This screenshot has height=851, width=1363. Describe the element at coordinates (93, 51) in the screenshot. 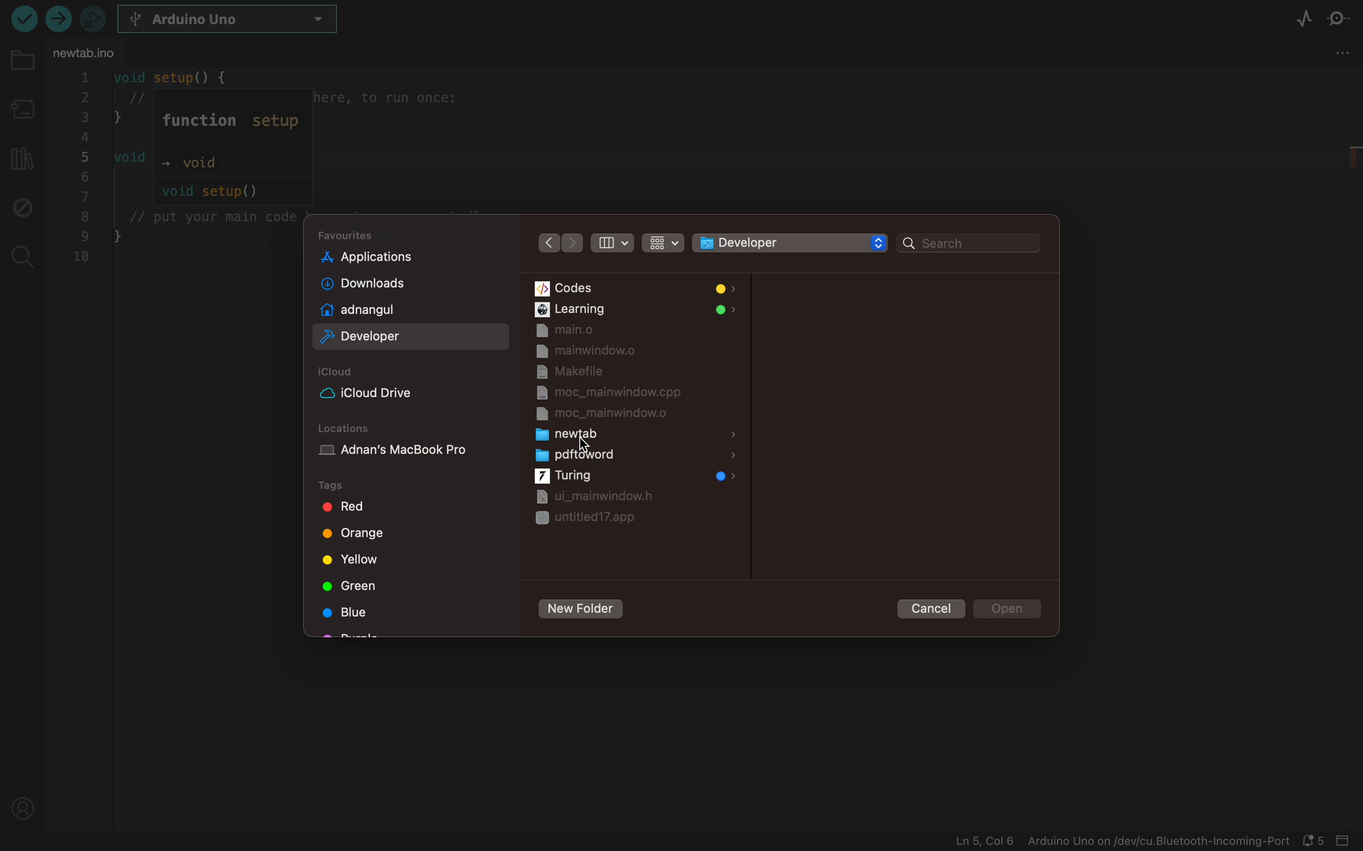

I see `newtab.io` at that location.